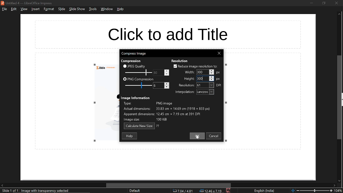 The image size is (343, 193). I want to click on text, so click(186, 85).